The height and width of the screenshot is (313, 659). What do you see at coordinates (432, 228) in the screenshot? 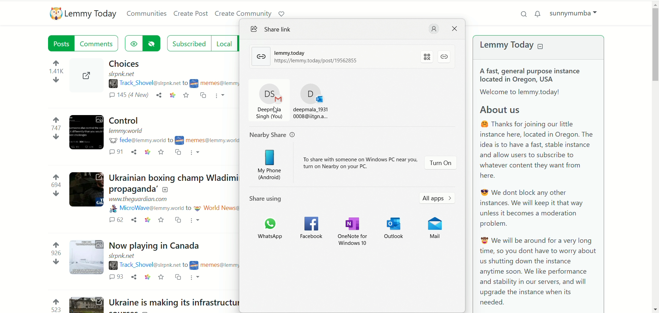
I see `mail` at bounding box center [432, 228].